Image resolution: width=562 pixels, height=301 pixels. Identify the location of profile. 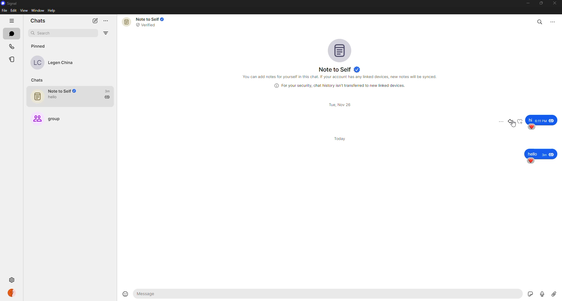
(14, 293).